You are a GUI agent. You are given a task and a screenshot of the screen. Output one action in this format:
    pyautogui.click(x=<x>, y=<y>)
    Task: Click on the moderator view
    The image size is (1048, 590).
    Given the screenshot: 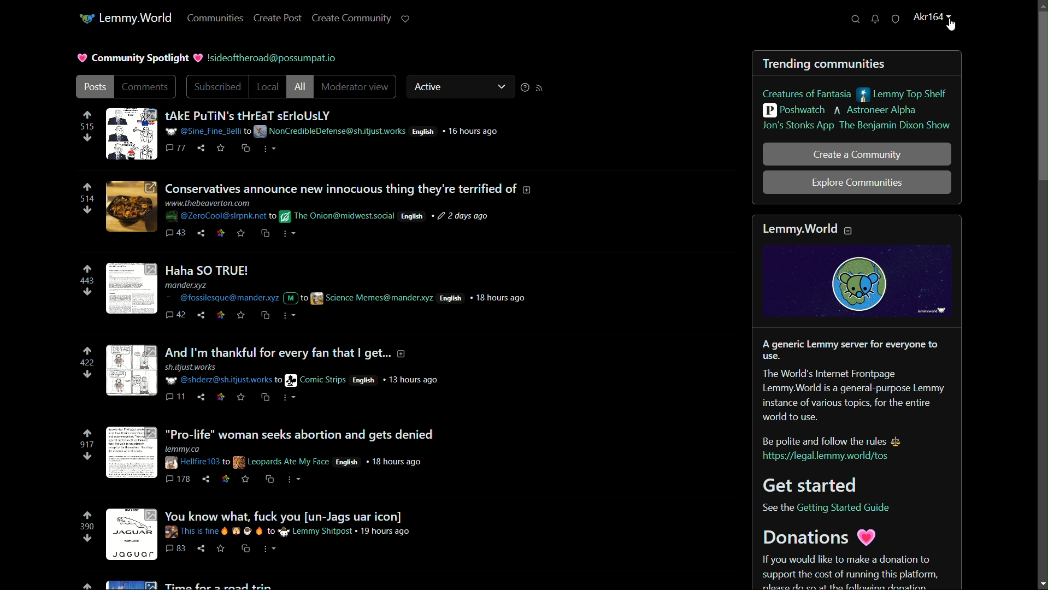 What is the action you would take?
    pyautogui.click(x=355, y=86)
    